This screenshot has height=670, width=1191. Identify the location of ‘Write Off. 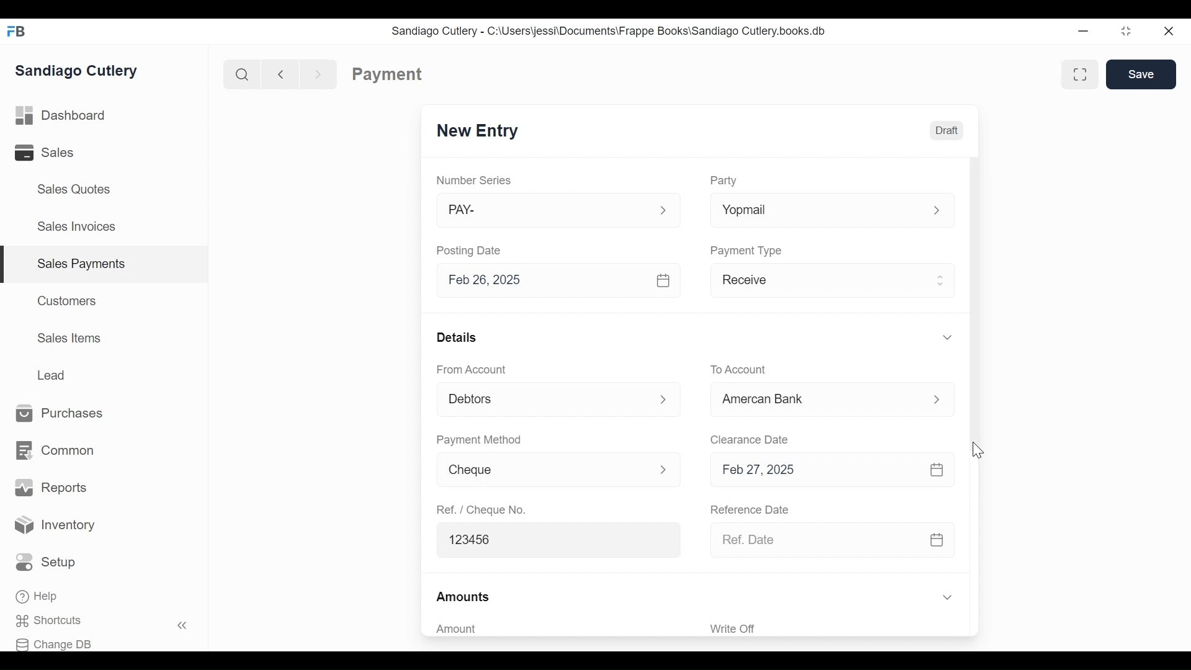
(834, 628).